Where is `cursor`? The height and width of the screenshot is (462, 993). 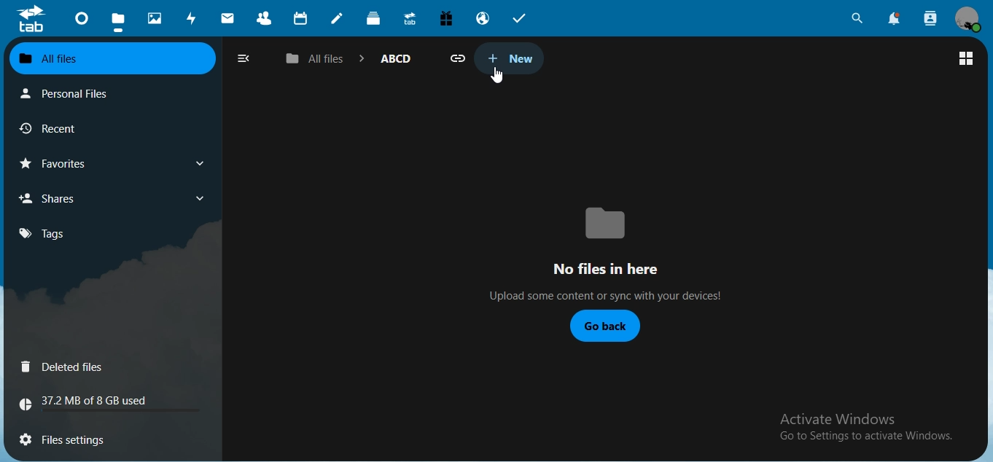
cursor is located at coordinates (496, 75).